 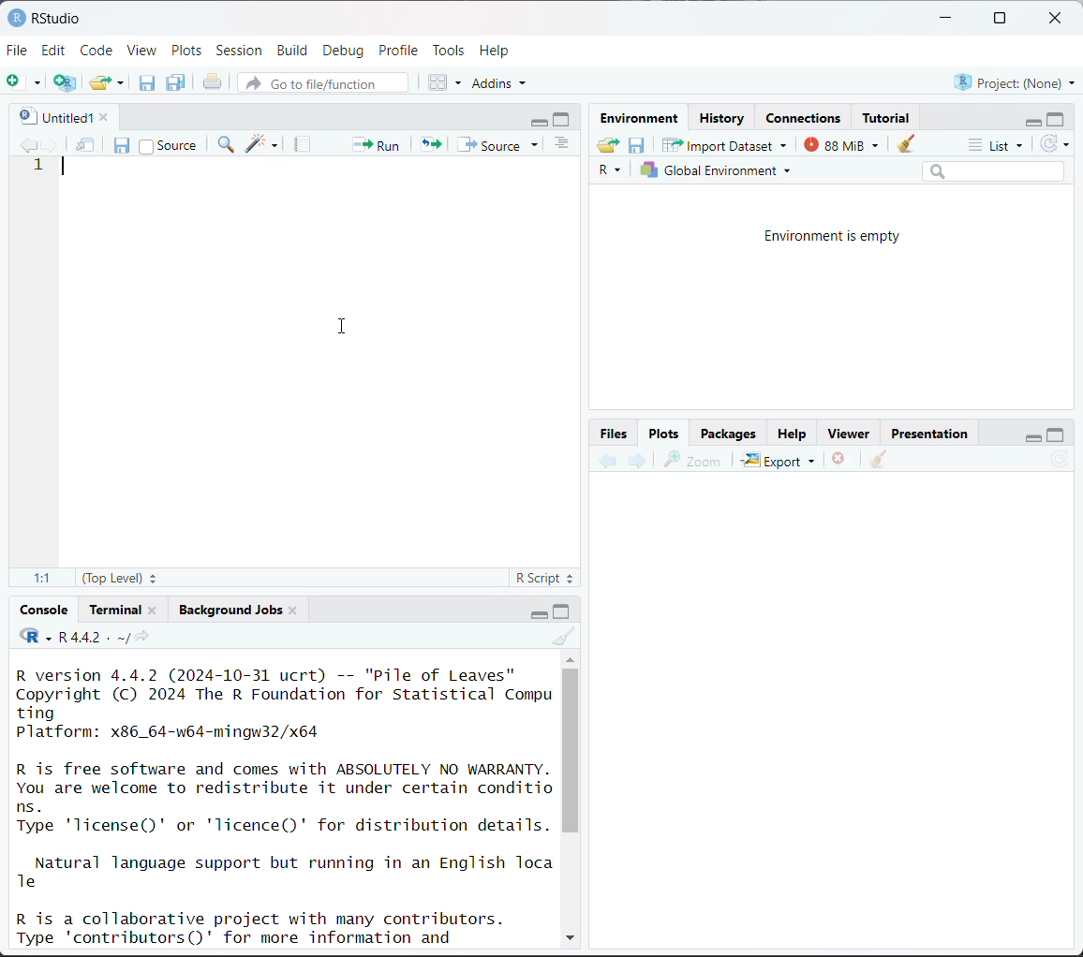 I want to click on code, so click(x=35, y=637).